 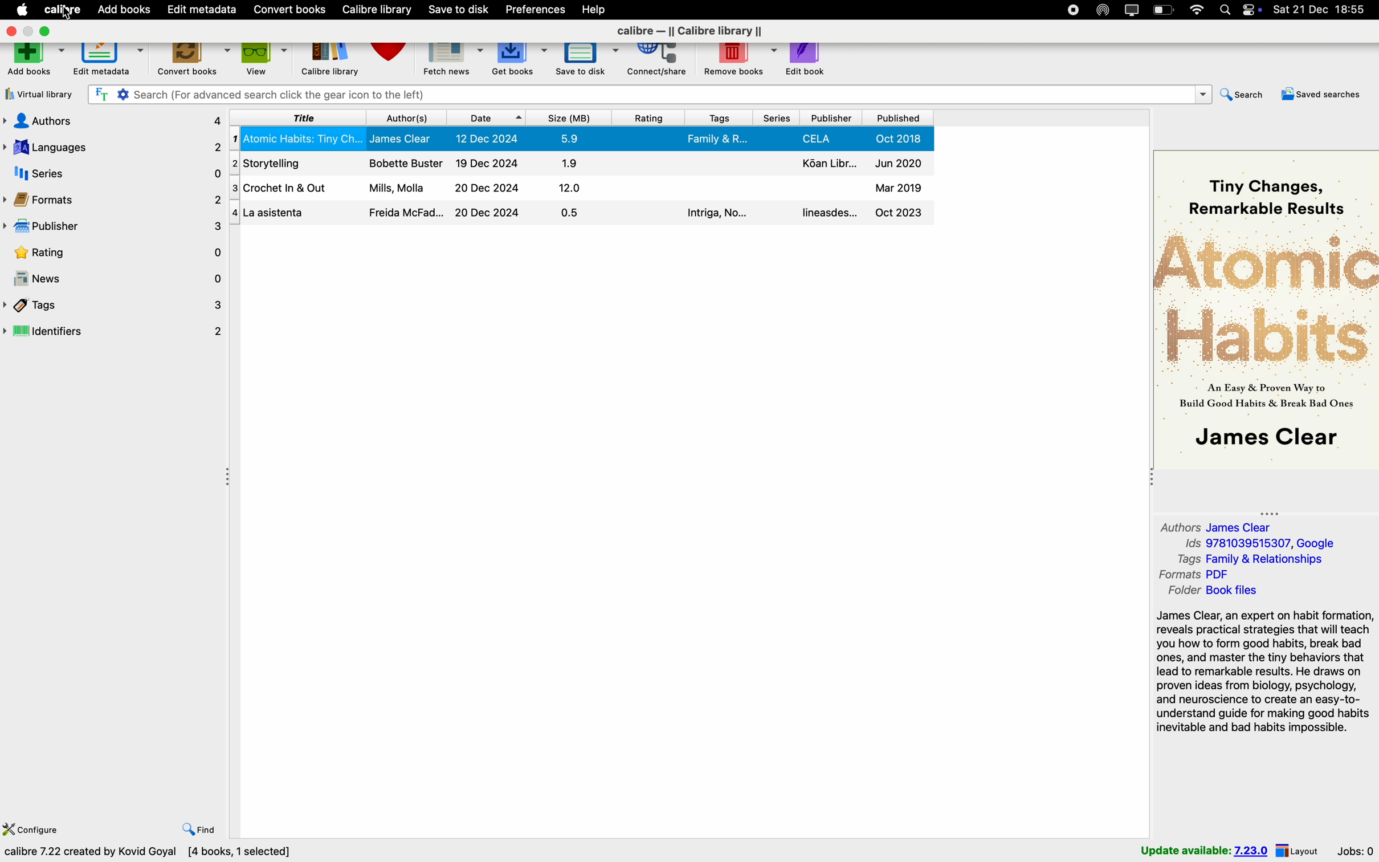 What do you see at coordinates (113, 229) in the screenshot?
I see `publisher` at bounding box center [113, 229].